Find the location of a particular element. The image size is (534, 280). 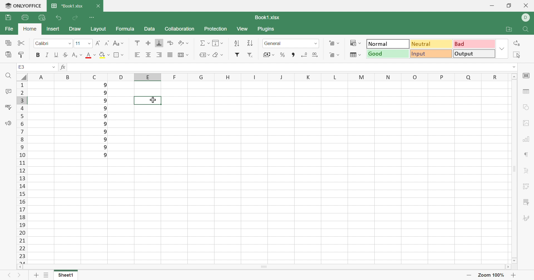

Fill color is located at coordinates (104, 55).